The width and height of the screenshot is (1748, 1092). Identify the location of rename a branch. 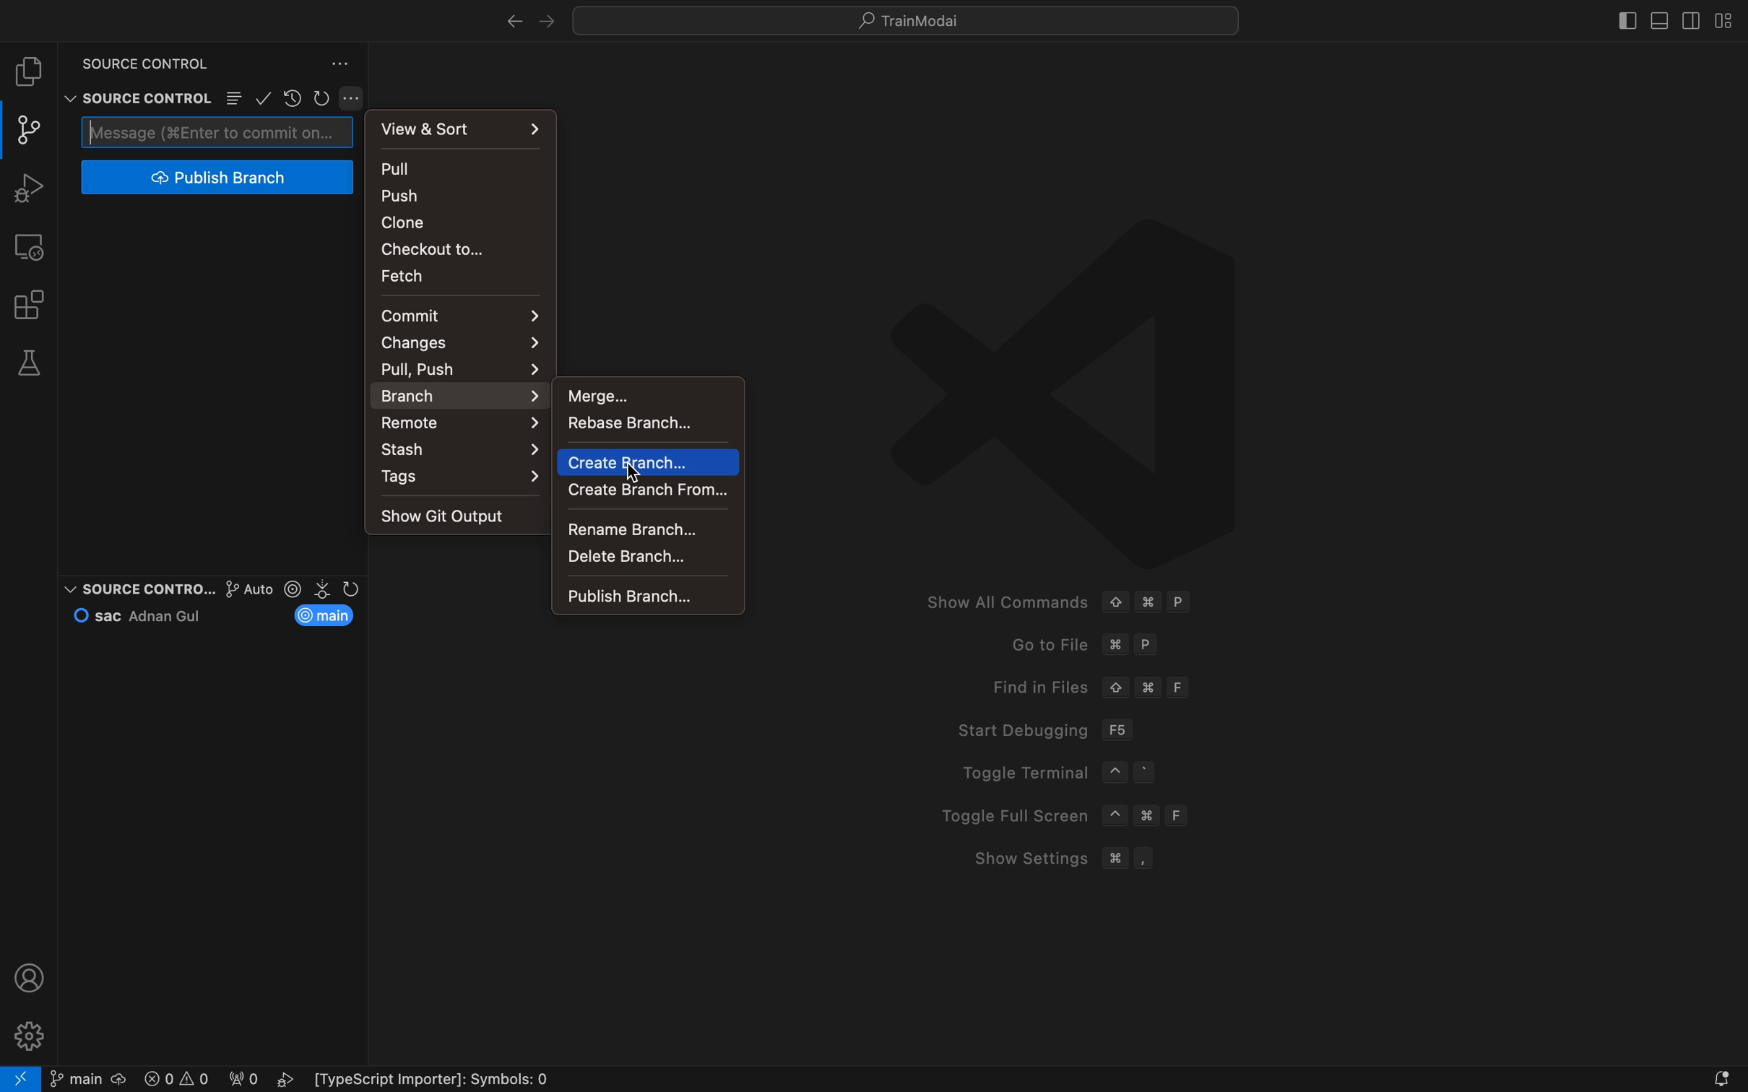
(644, 525).